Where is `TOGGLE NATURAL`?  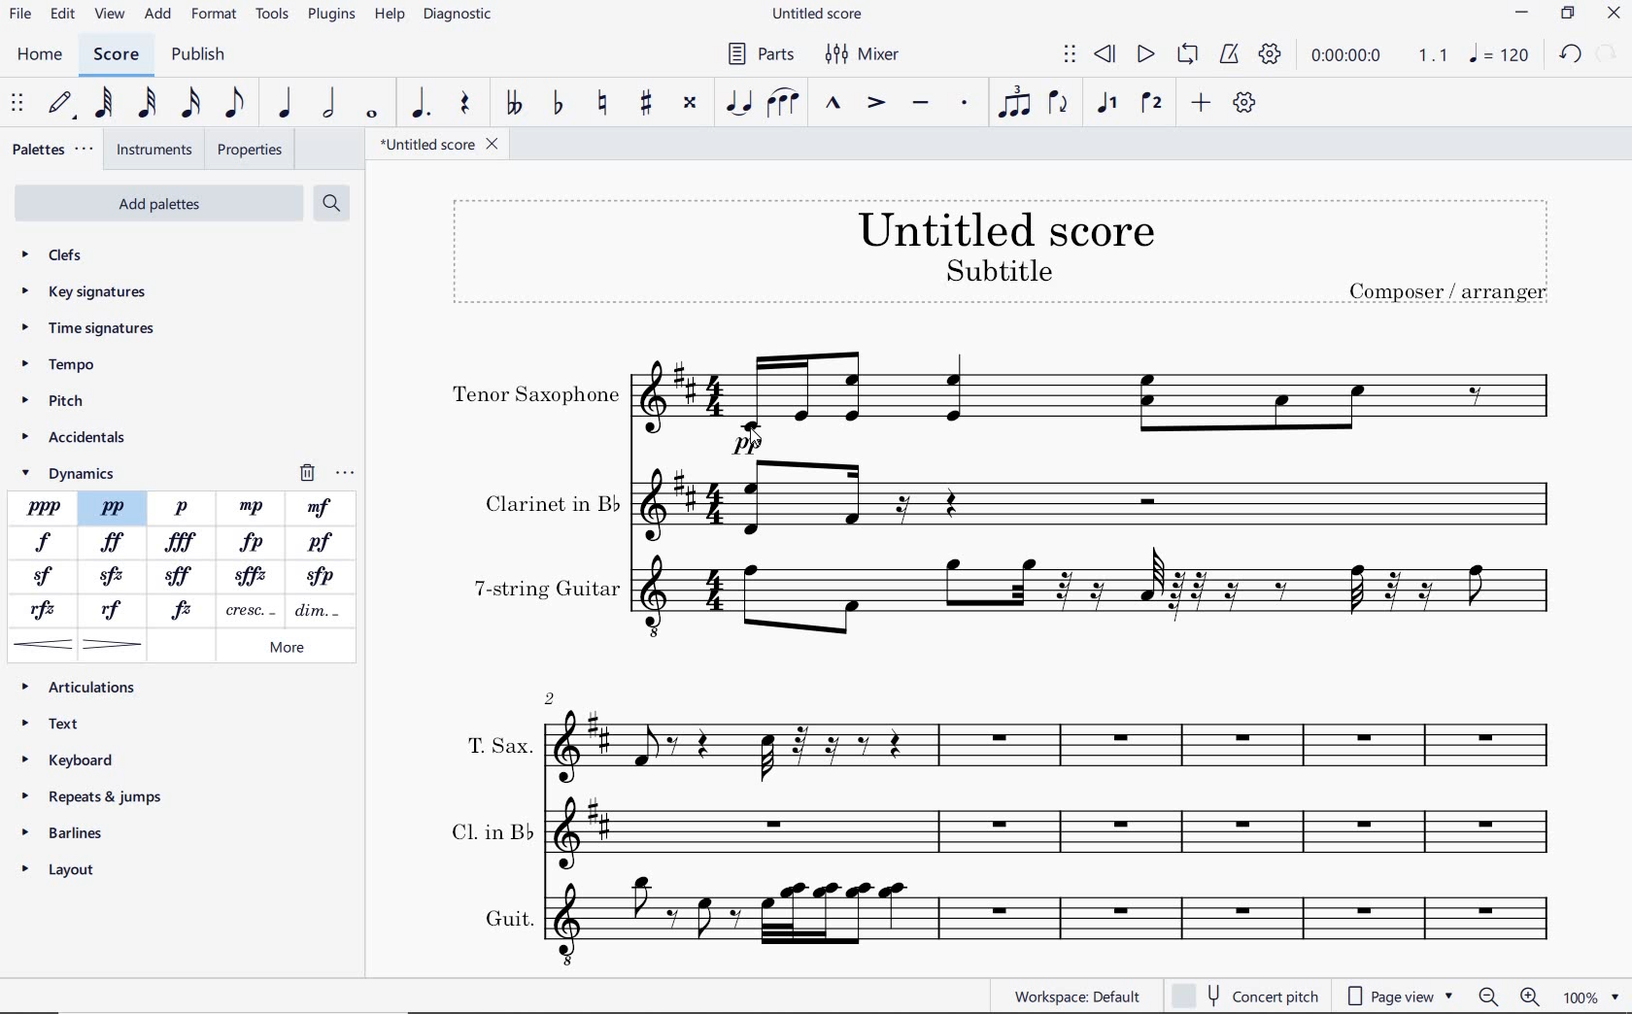 TOGGLE NATURAL is located at coordinates (602, 103).